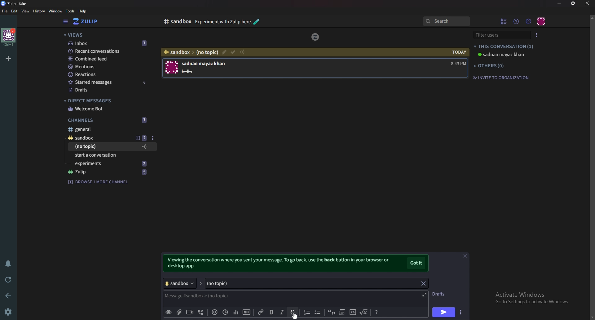  I want to click on format message, so click(377, 312).